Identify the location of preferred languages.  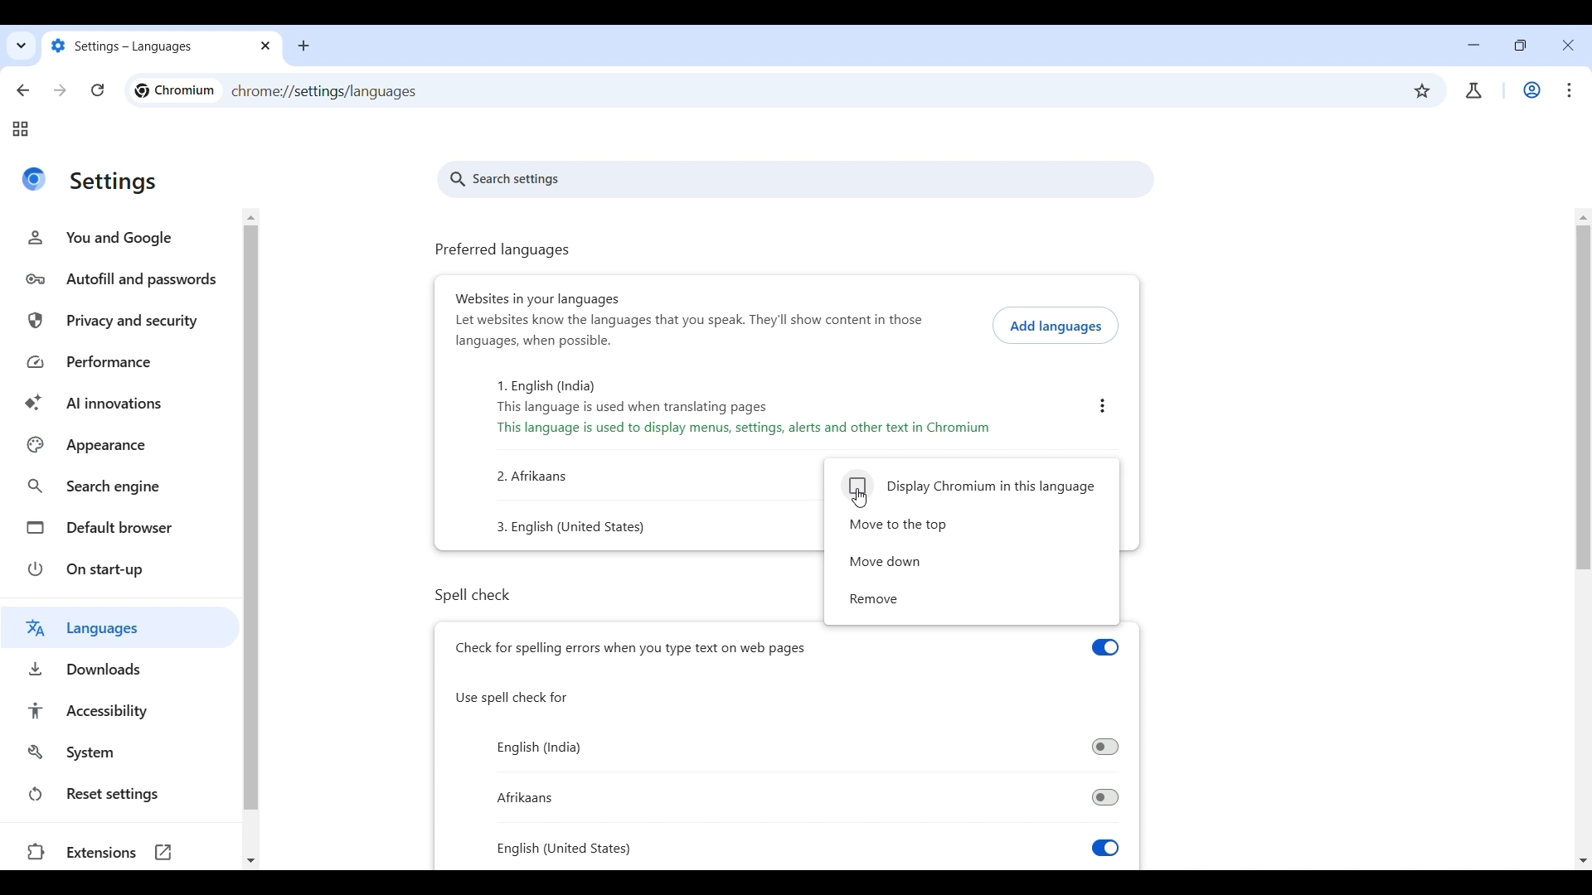
(503, 251).